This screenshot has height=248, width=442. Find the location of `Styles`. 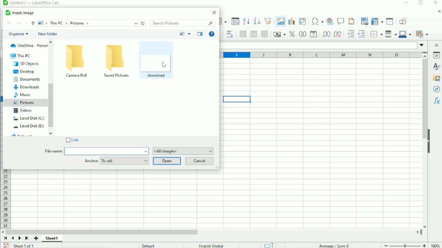

Styles is located at coordinates (436, 67).